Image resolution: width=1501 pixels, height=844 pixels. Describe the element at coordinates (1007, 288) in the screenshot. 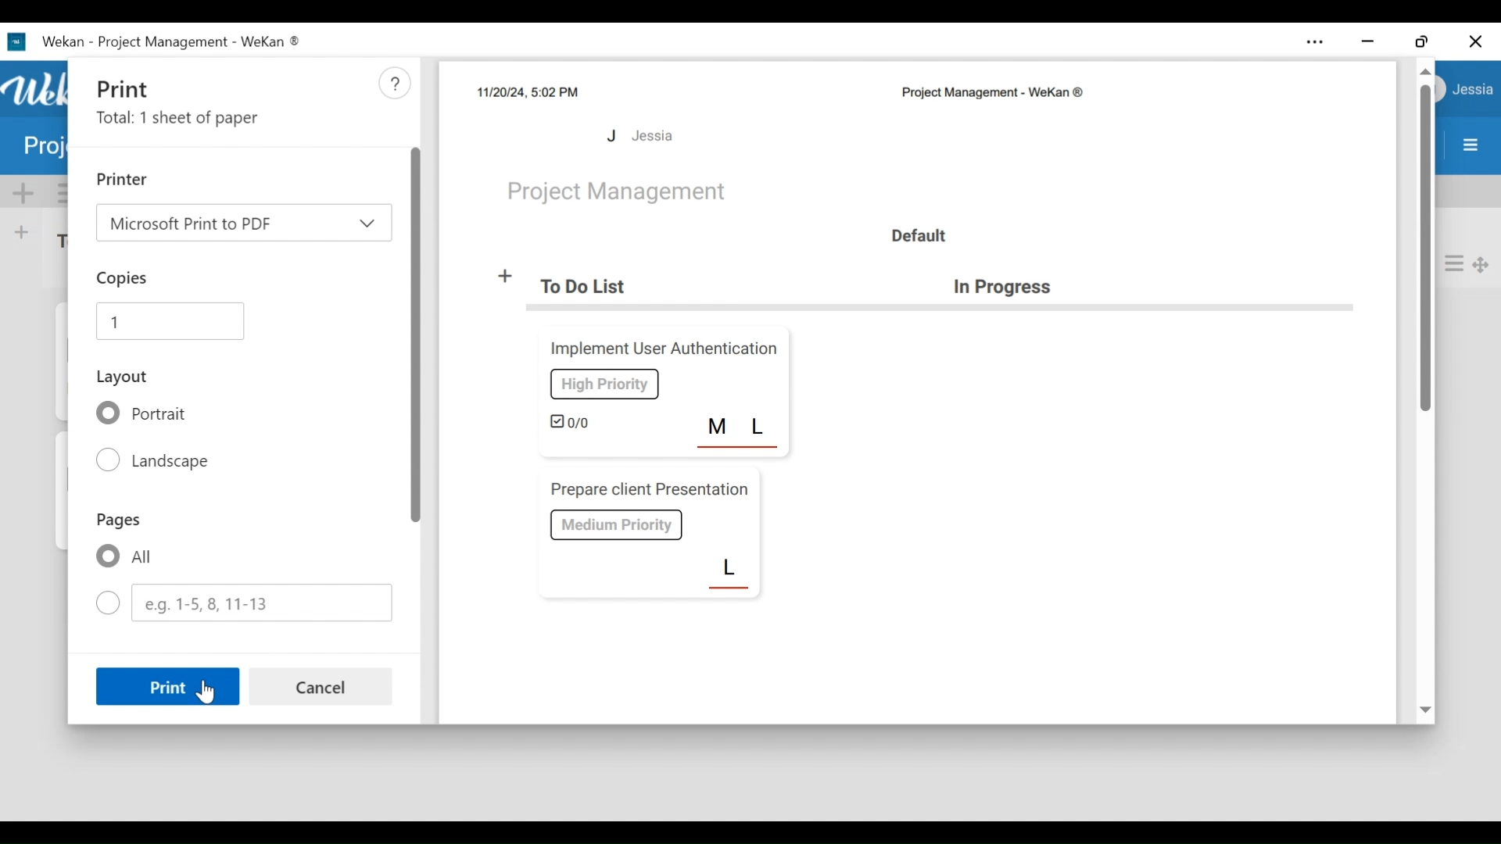

I see `list Title` at that location.